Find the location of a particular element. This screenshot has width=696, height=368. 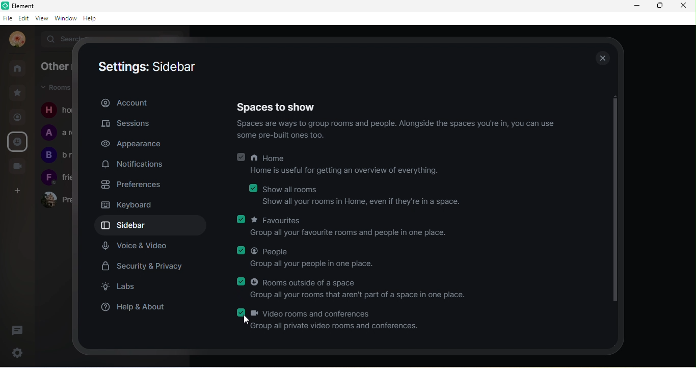

maximize is located at coordinates (659, 7).